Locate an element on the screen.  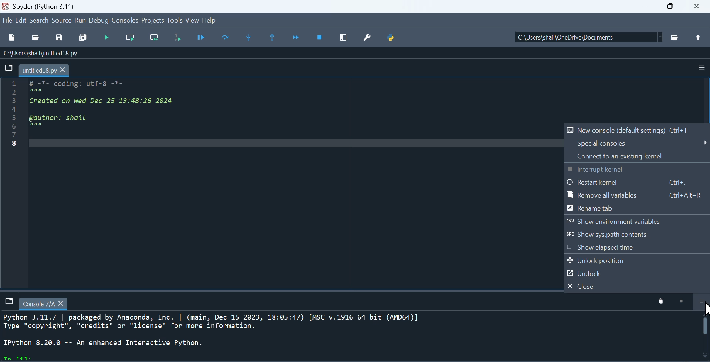
more options is located at coordinates (701, 301).